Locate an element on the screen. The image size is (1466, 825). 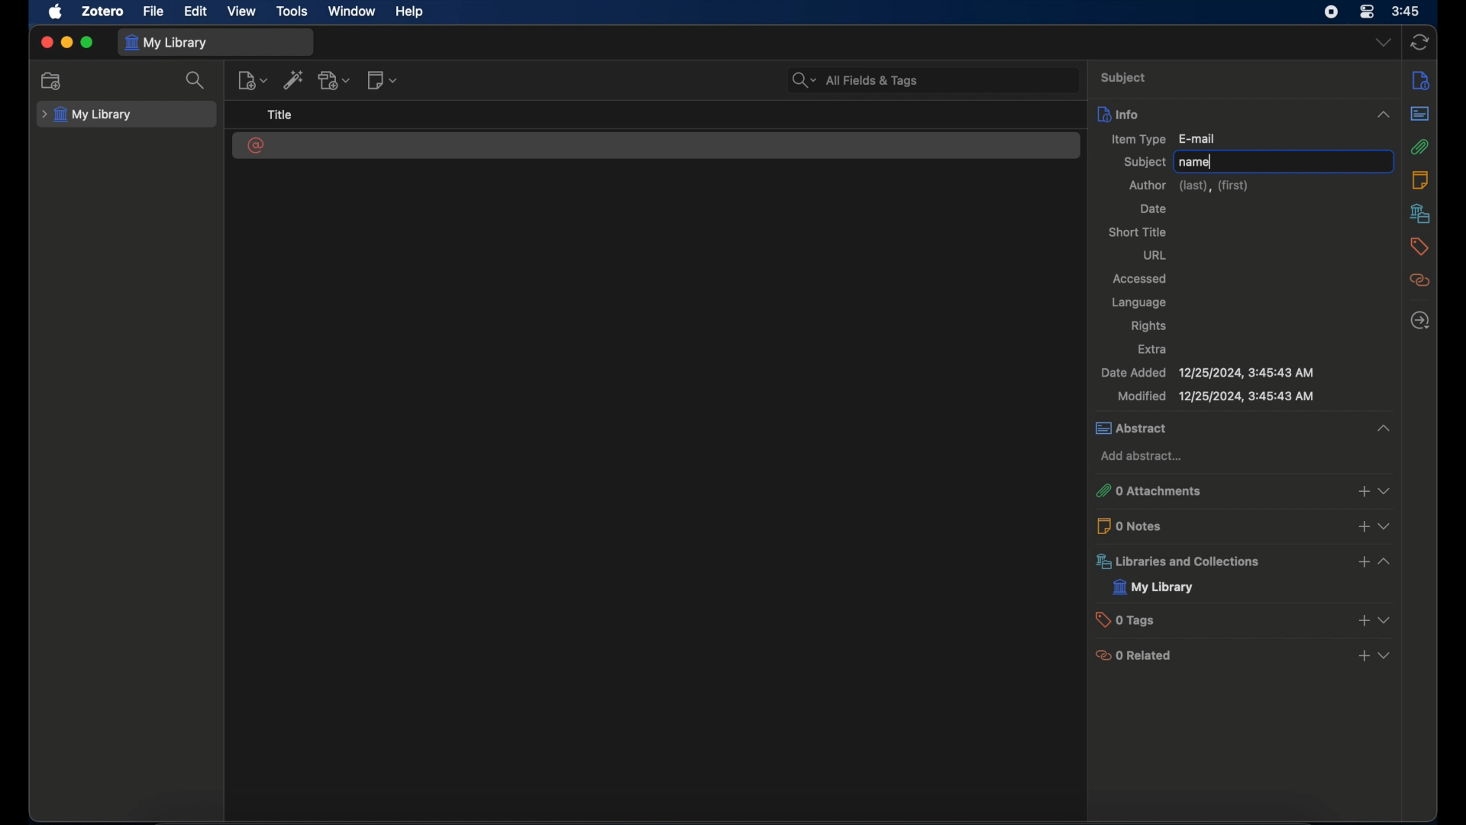
0 related is located at coordinates (1245, 655).